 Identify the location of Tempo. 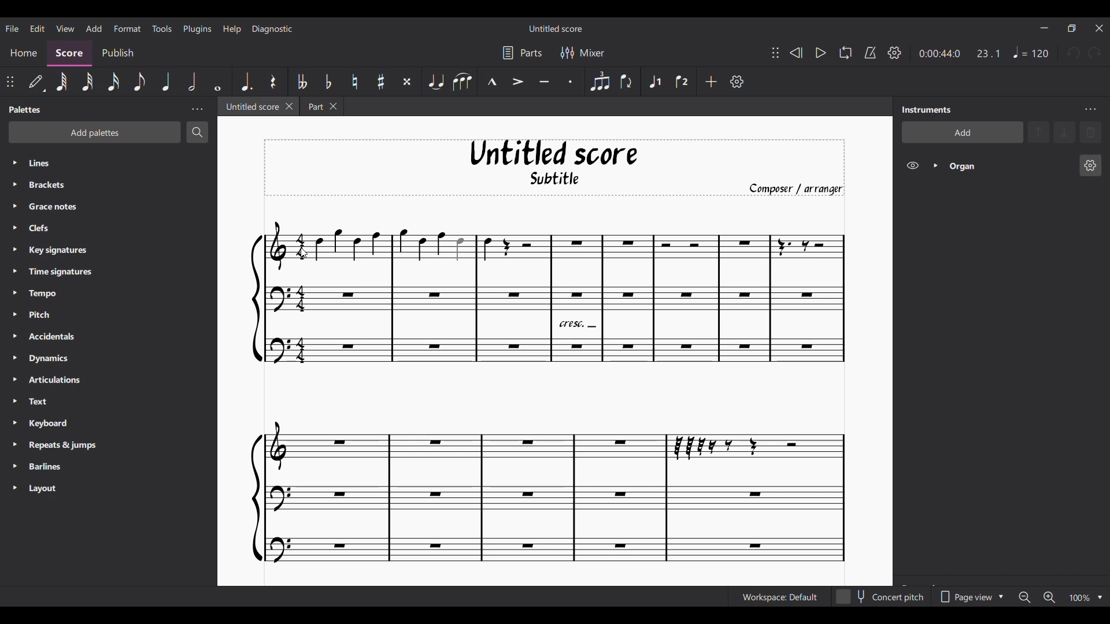
(1030, 52).